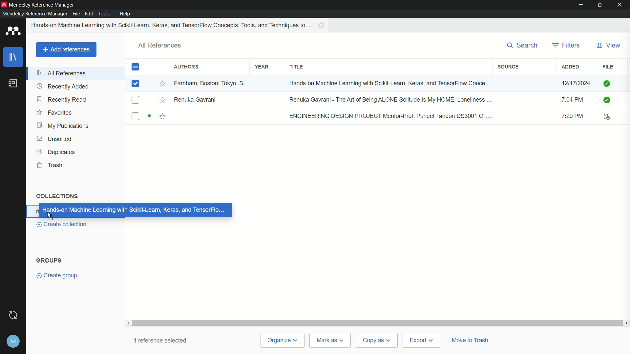 The height and width of the screenshot is (354, 630). Describe the element at coordinates (297, 67) in the screenshot. I see `title` at that location.